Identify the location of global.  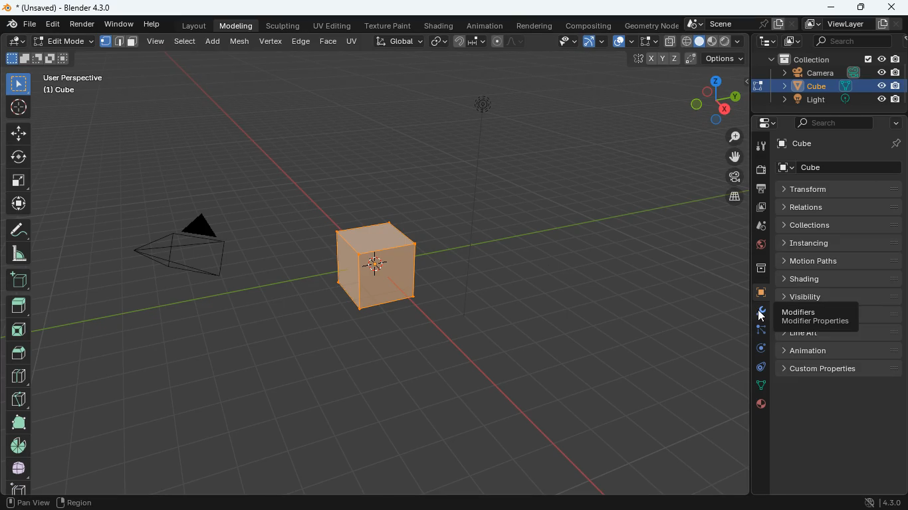
(398, 41).